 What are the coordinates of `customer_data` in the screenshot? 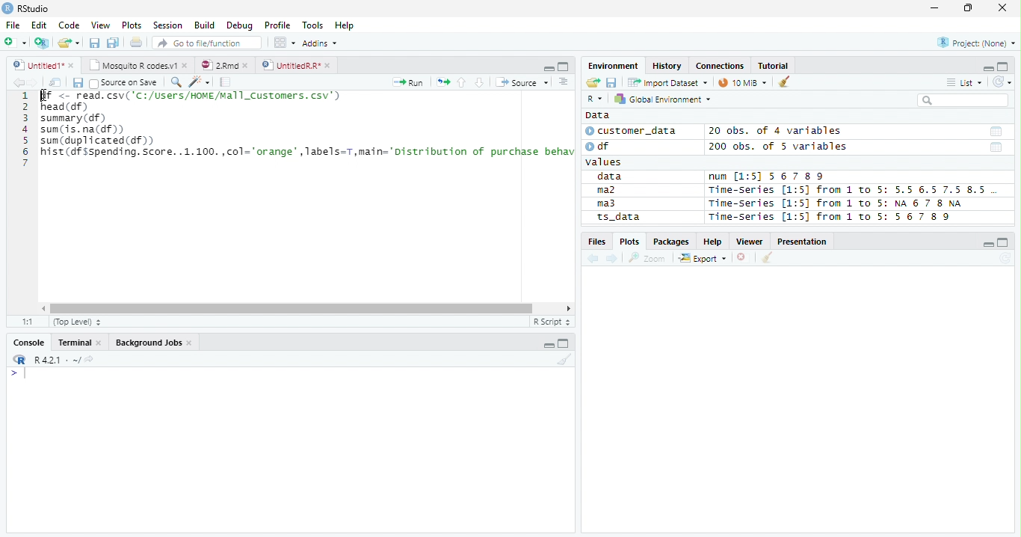 It's located at (634, 131).